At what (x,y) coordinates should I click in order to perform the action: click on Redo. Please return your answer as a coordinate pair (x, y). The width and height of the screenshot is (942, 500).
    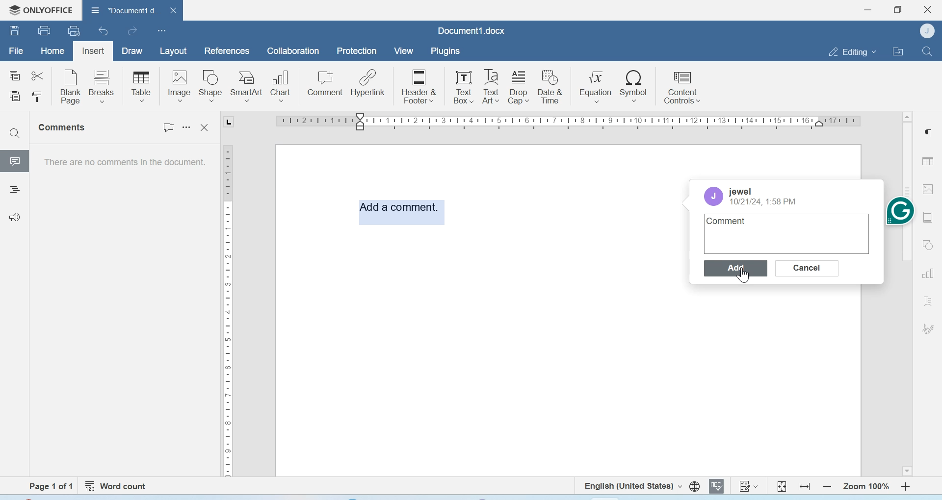
    Looking at the image, I should click on (131, 31).